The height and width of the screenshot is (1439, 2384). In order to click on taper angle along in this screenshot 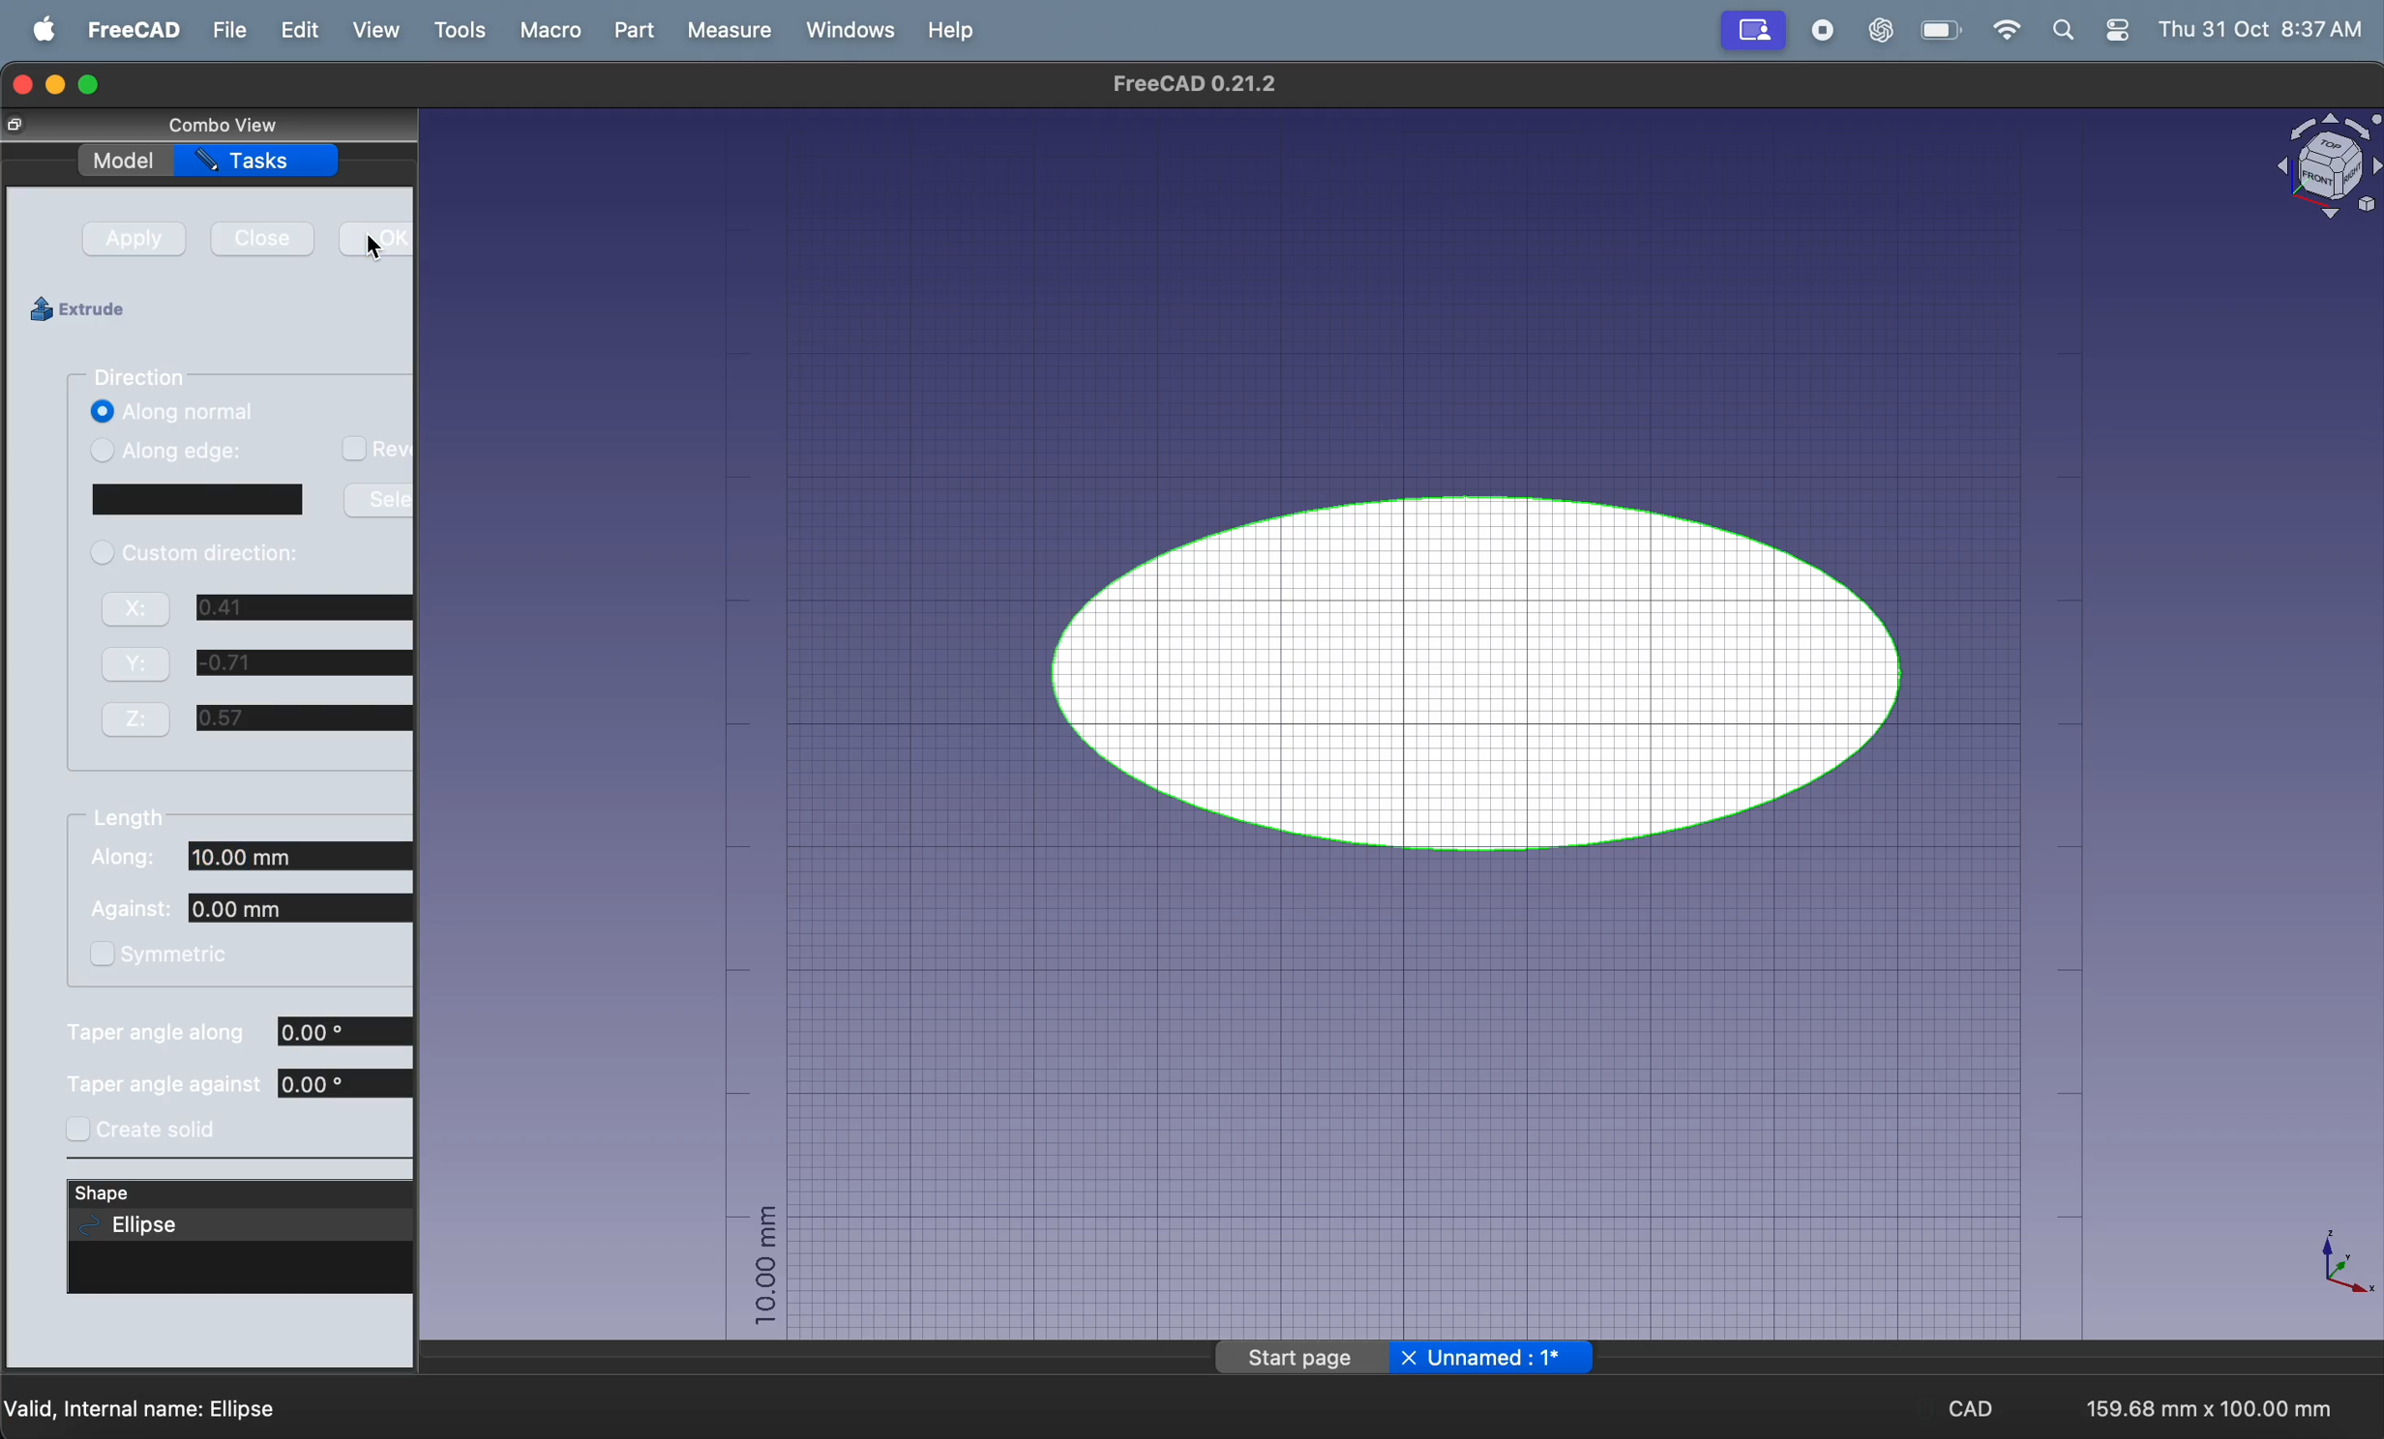, I will do `click(160, 1034)`.